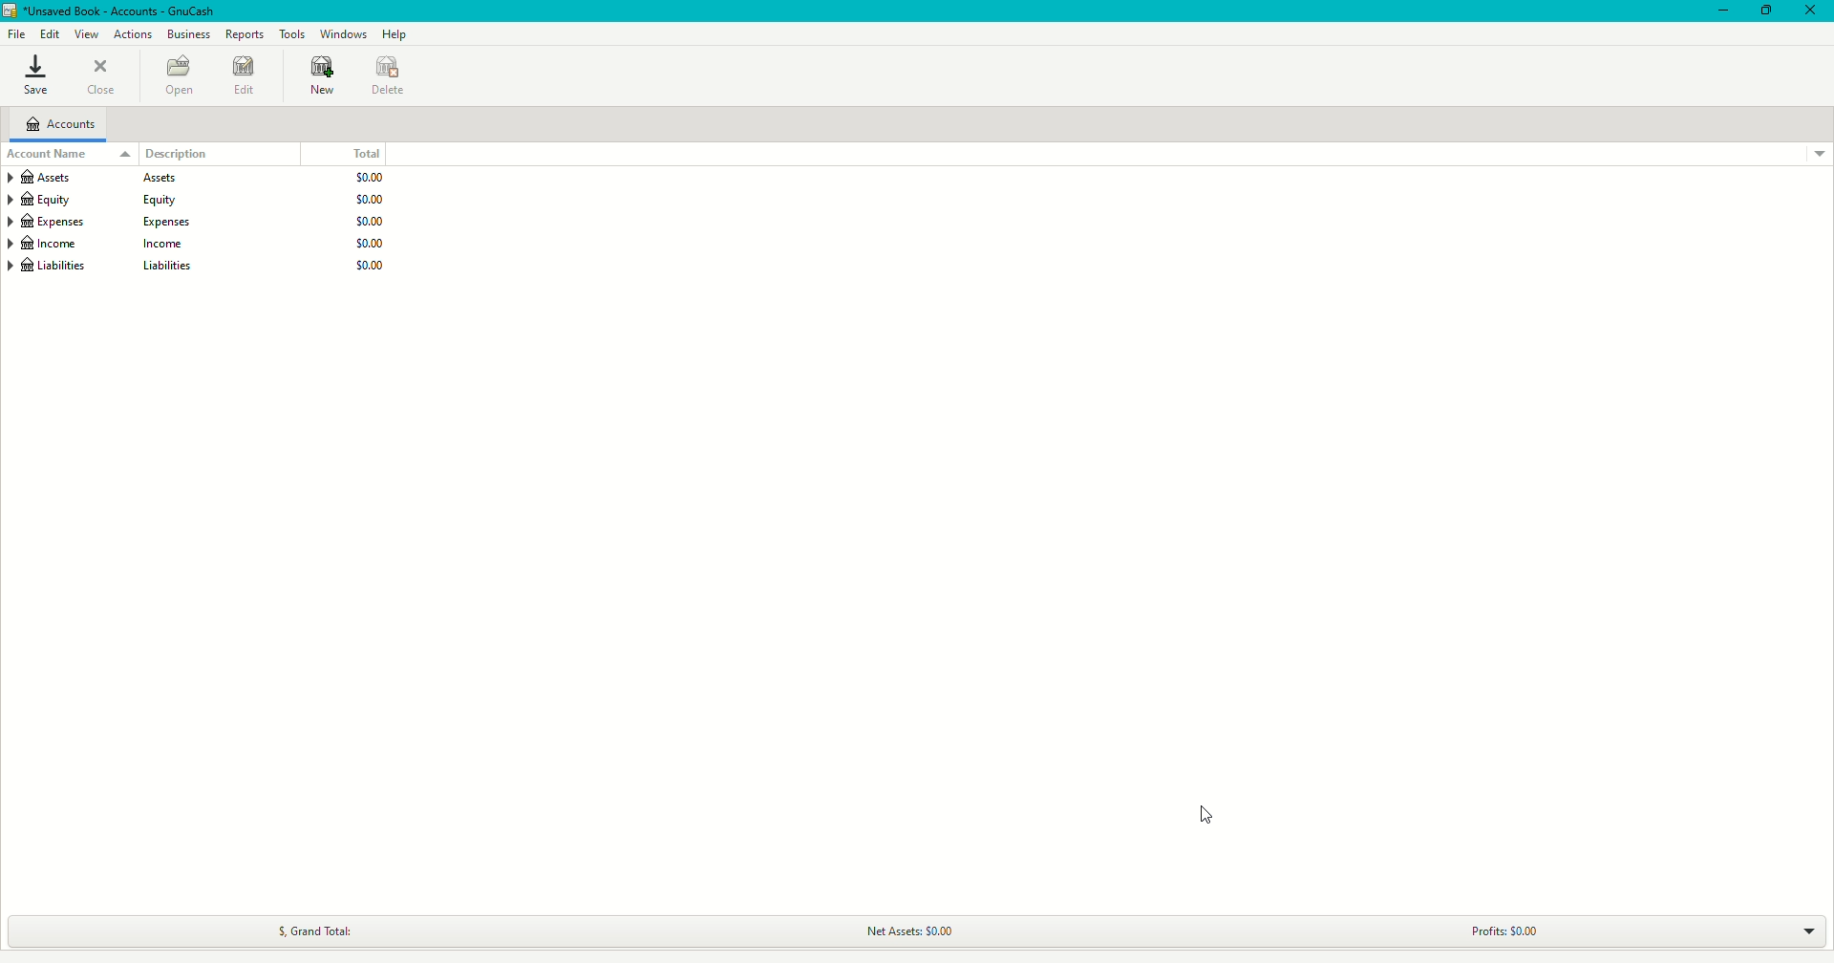 The width and height of the screenshot is (1834, 963). Describe the element at coordinates (34, 78) in the screenshot. I see `Save` at that location.